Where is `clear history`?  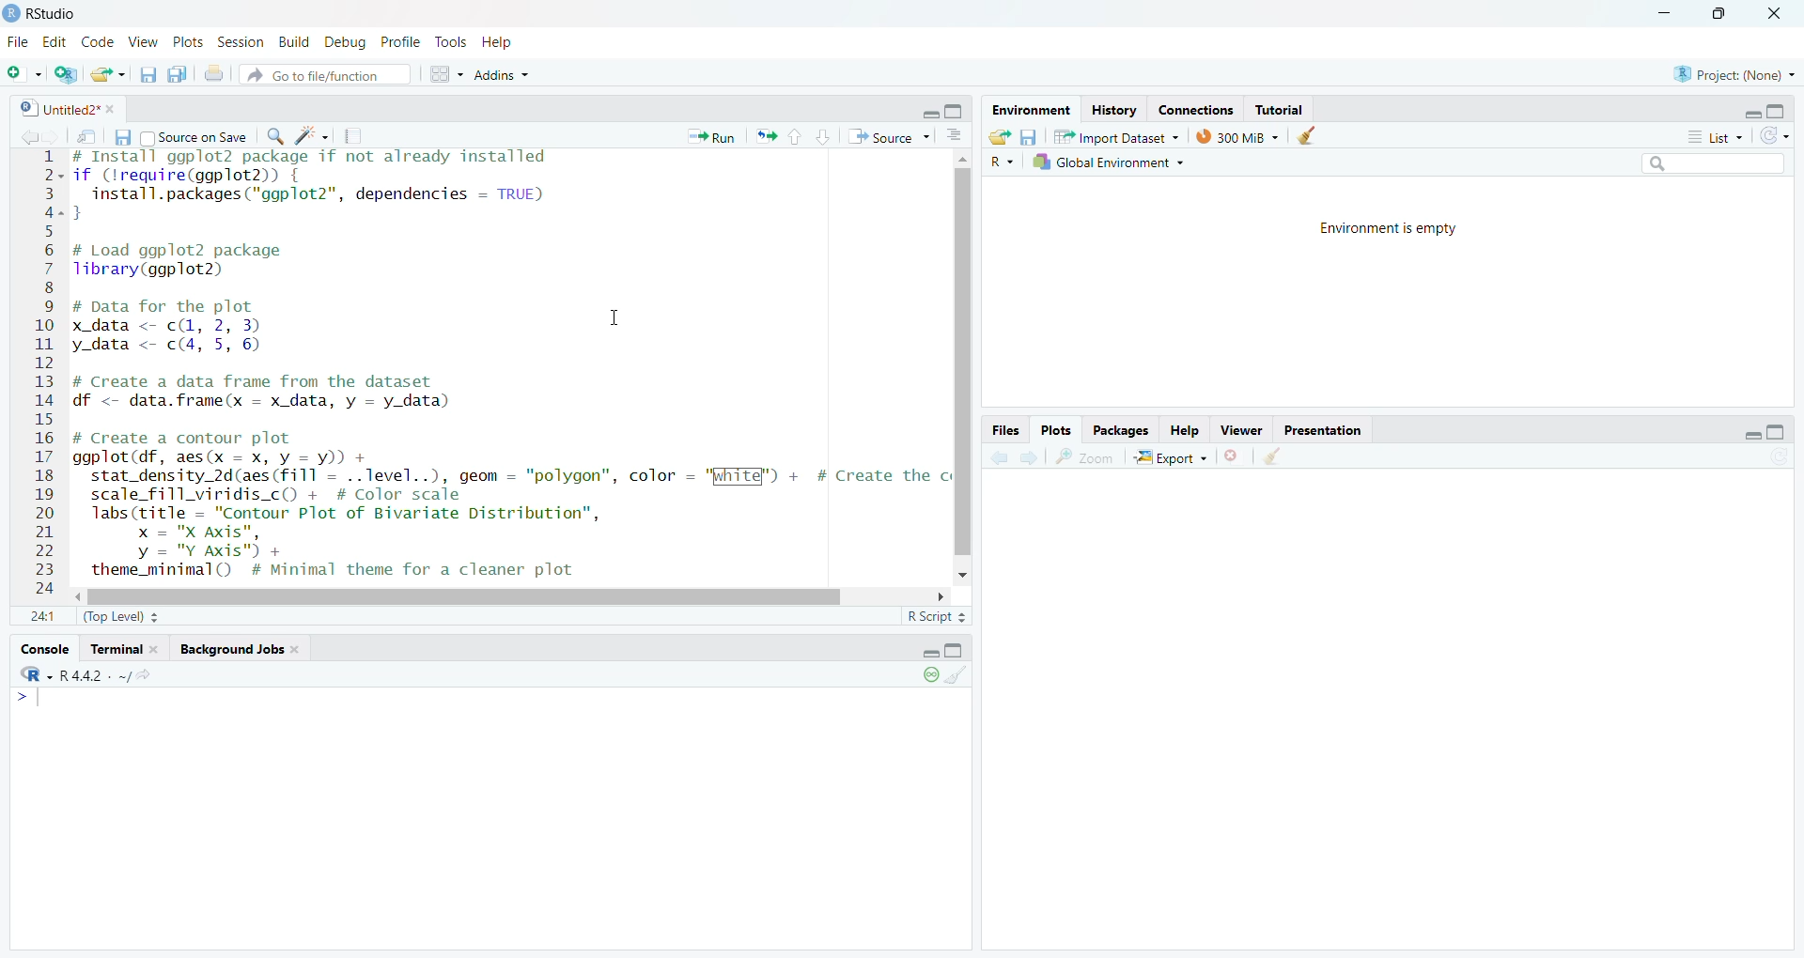 clear history is located at coordinates (1315, 135).